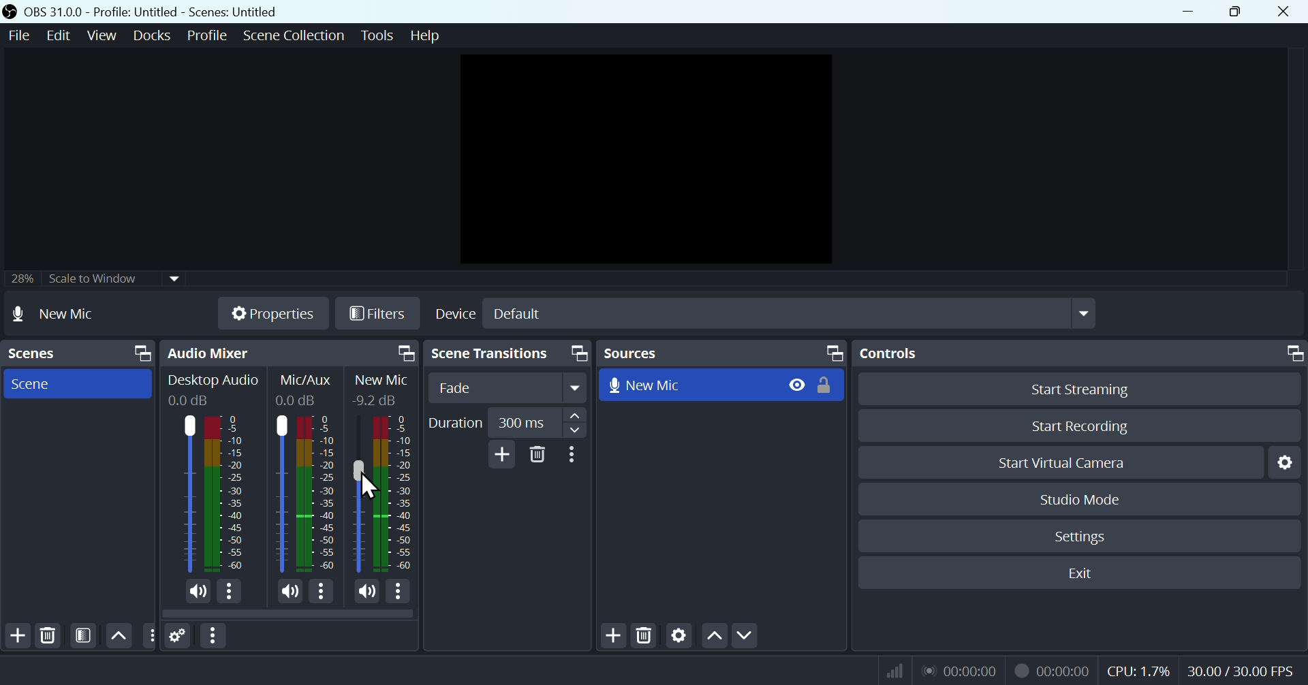  What do you see at coordinates (74, 383) in the screenshot?
I see `Scene` at bounding box center [74, 383].